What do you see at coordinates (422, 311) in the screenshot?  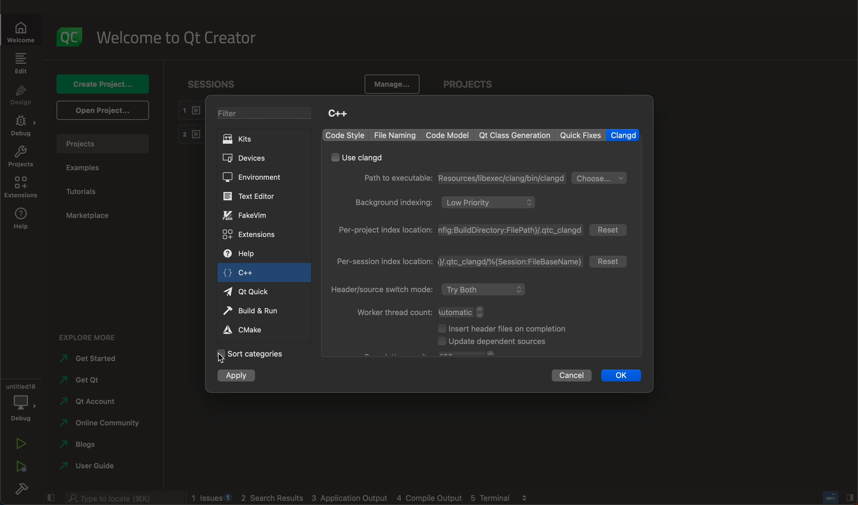 I see `worker thread` at bounding box center [422, 311].